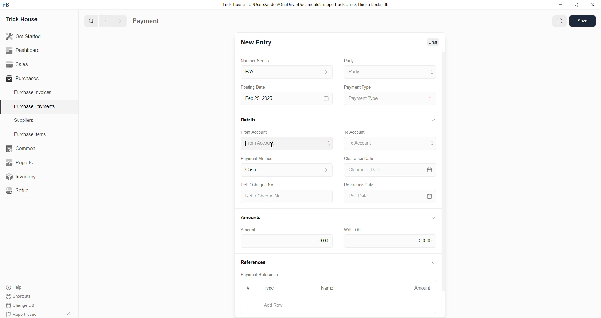  I want to click on <, so click(104, 21).